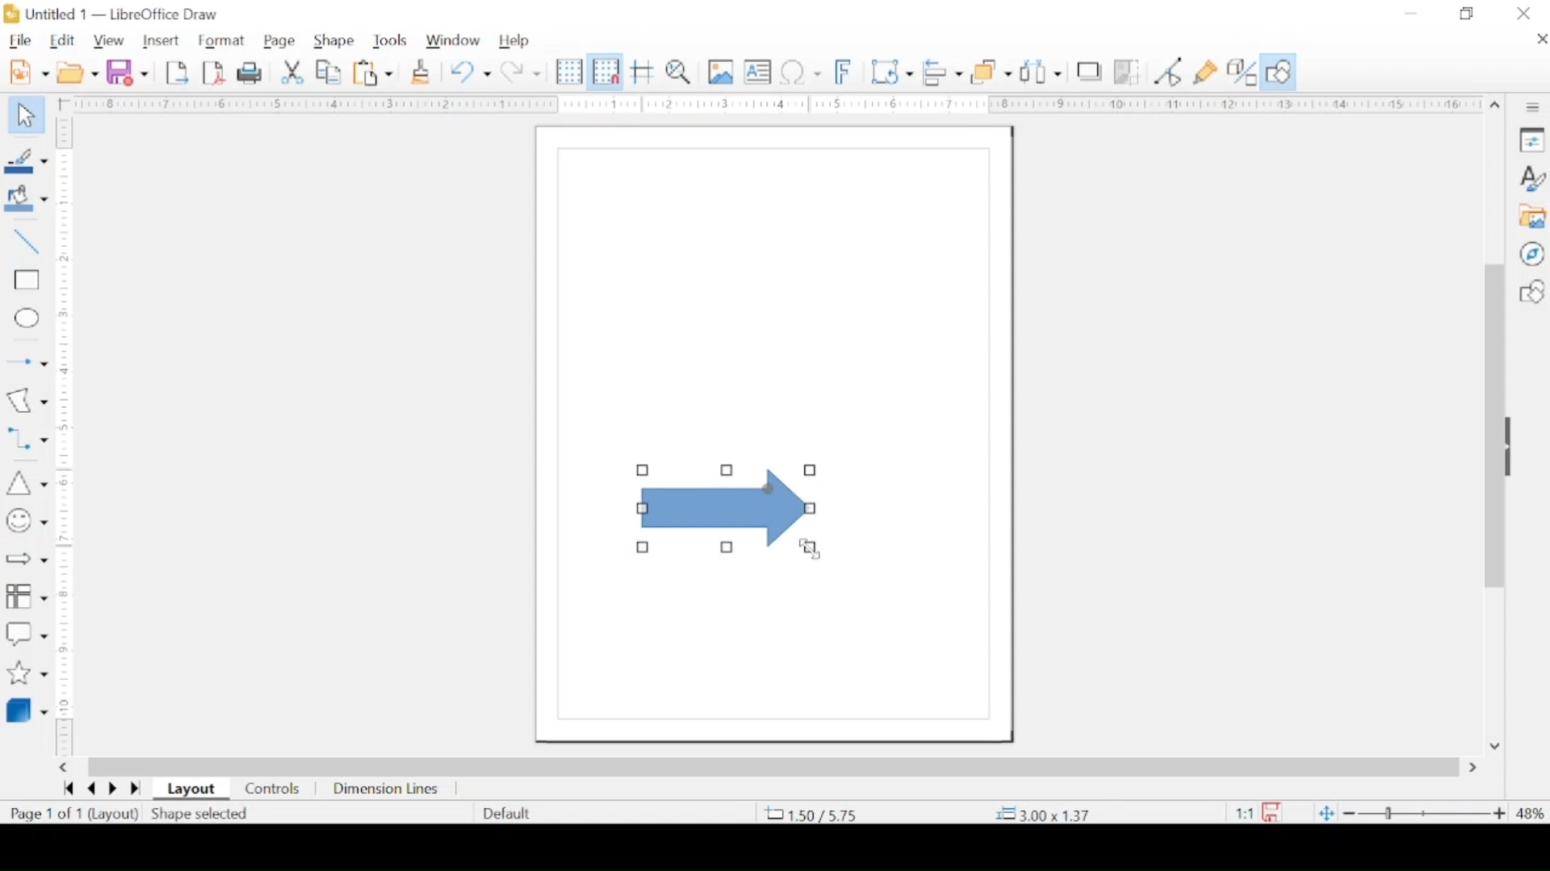 The width and height of the screenshot is (1550, 871). Describe the element at coordinates (1494, 747) in the screenshot. I see `scroll down arrow` at that location.